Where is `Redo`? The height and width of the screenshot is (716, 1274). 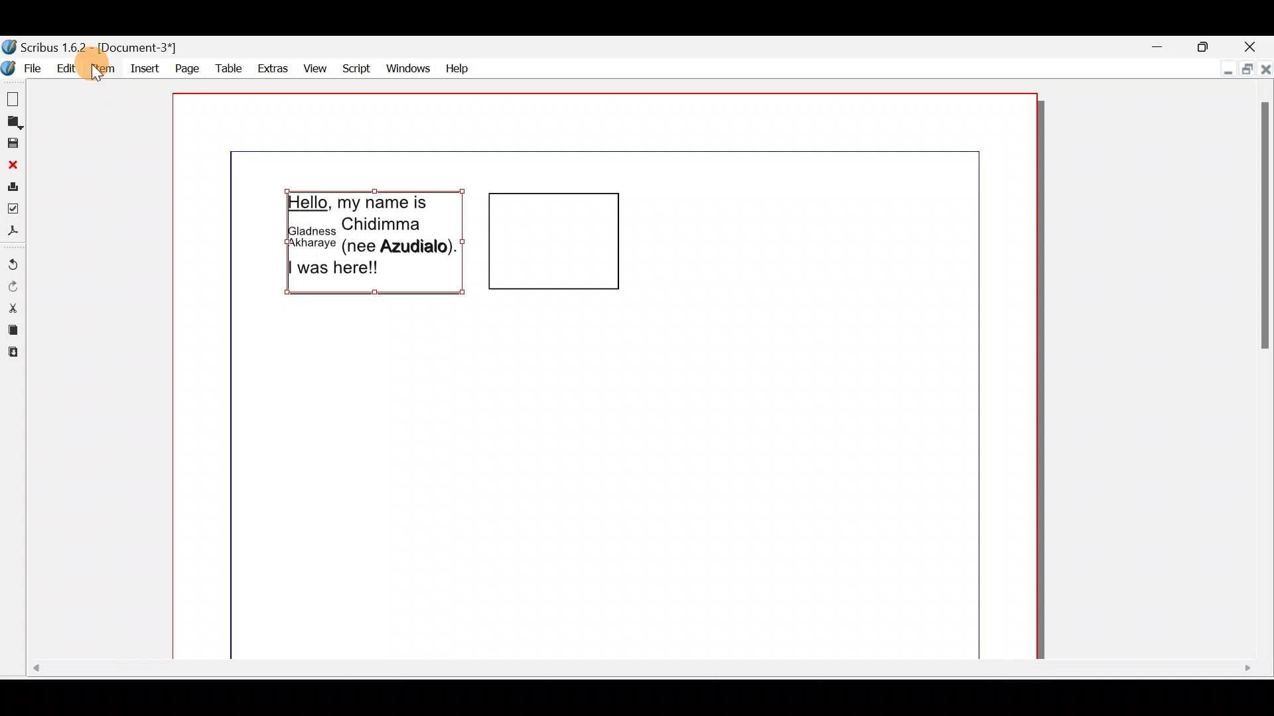
Redo is located at coordinates (12, 286).